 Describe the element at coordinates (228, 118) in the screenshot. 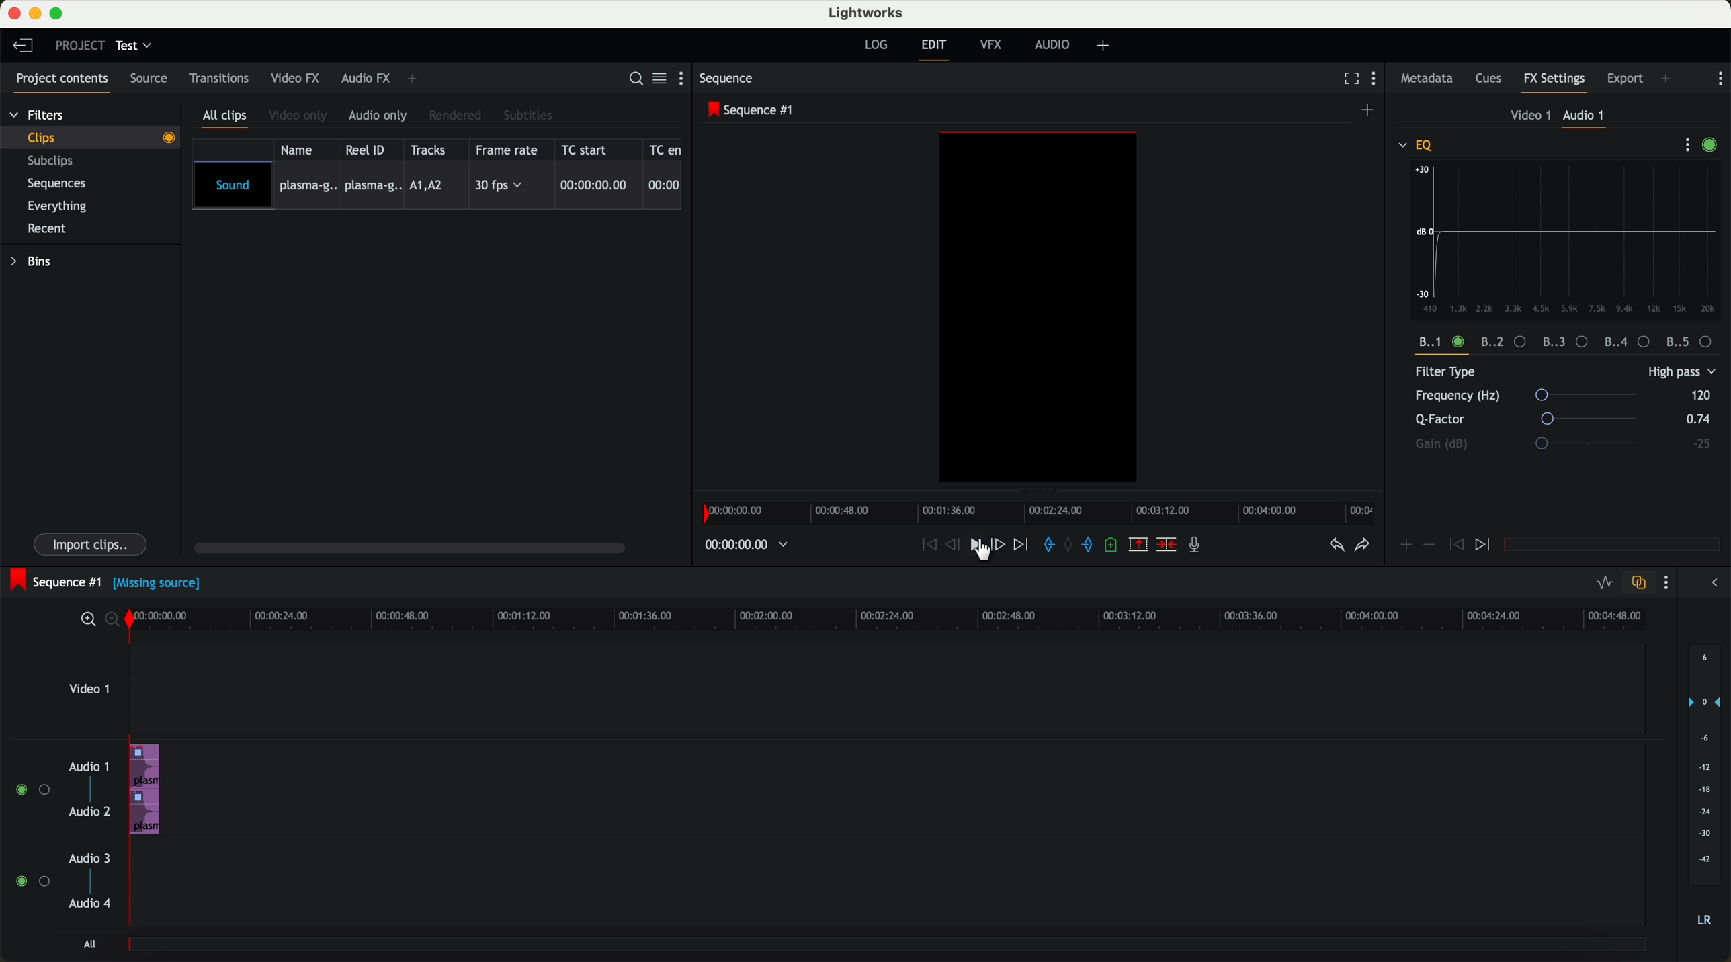

I see `all clips` at that location.